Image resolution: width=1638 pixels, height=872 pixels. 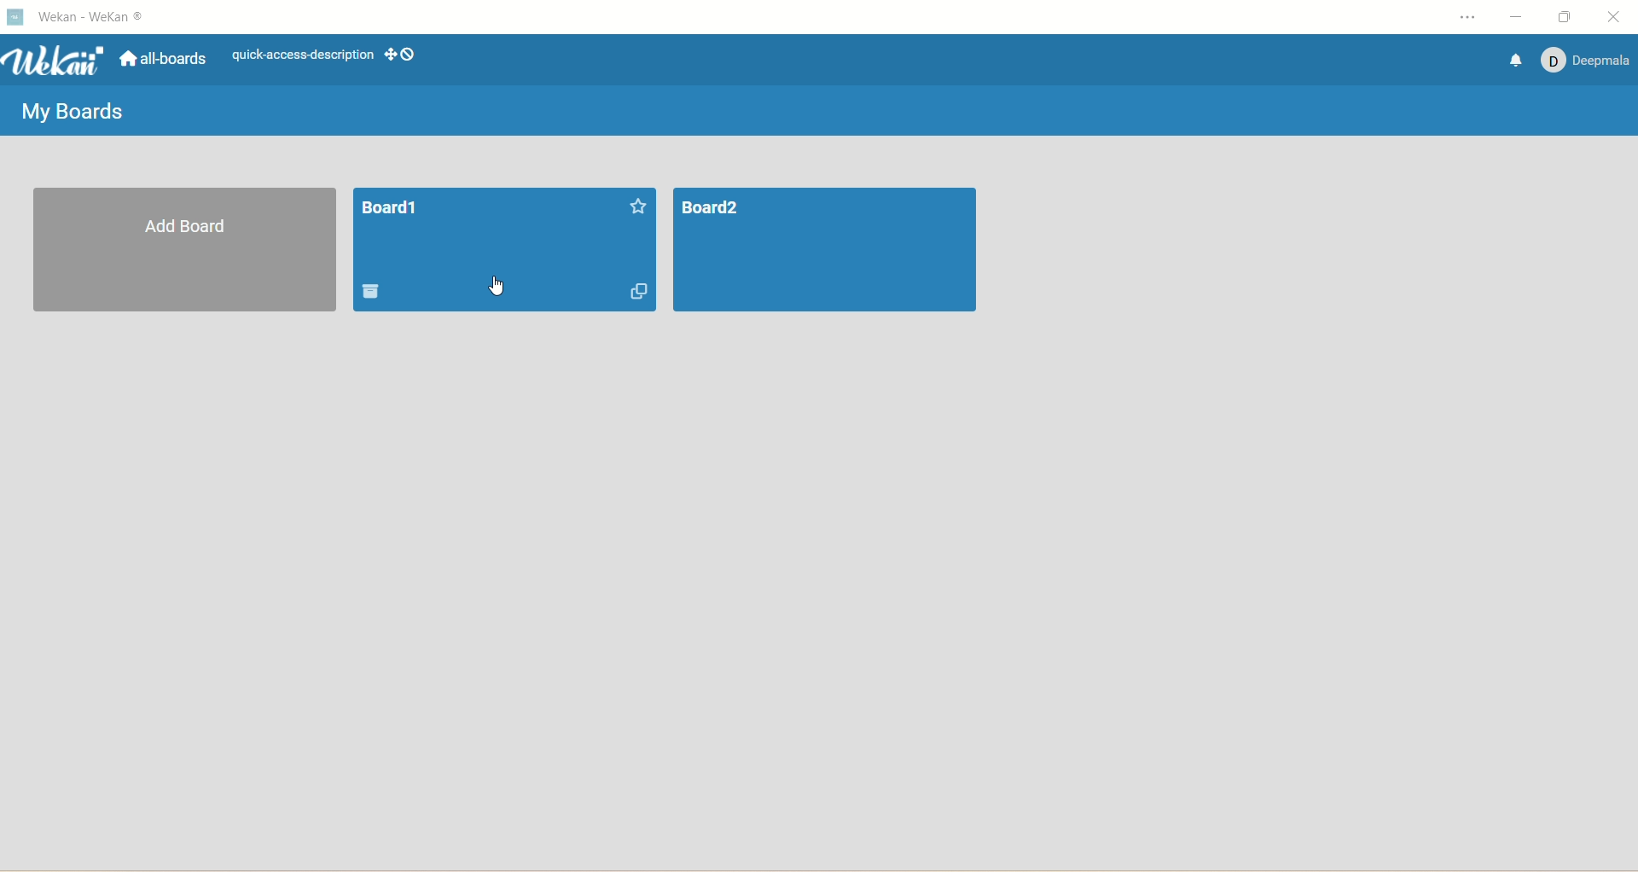 What do you see at coordinates (1519, 17) in the screenshot?
I see `minimize` at bounding box center [1519, 17].